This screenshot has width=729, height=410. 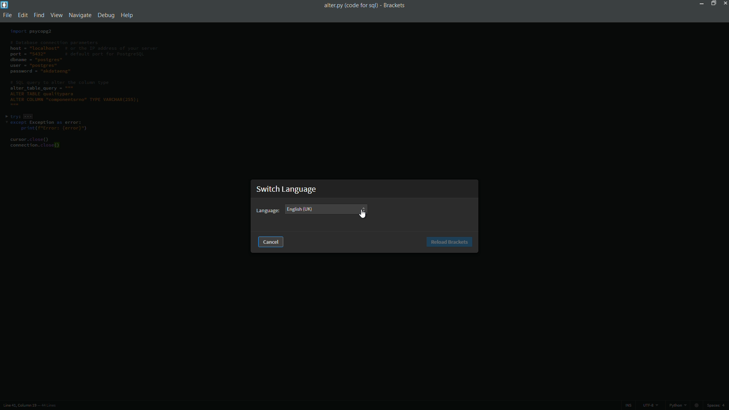 I want to click on code, so click(x=82, y=88).